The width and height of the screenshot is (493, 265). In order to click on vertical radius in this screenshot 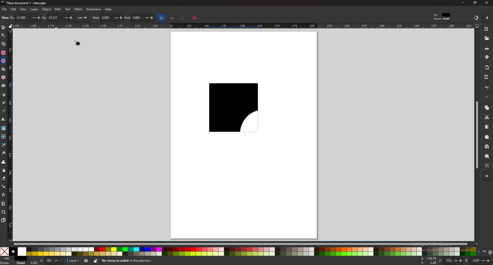, I will do `click(58, 17)`.